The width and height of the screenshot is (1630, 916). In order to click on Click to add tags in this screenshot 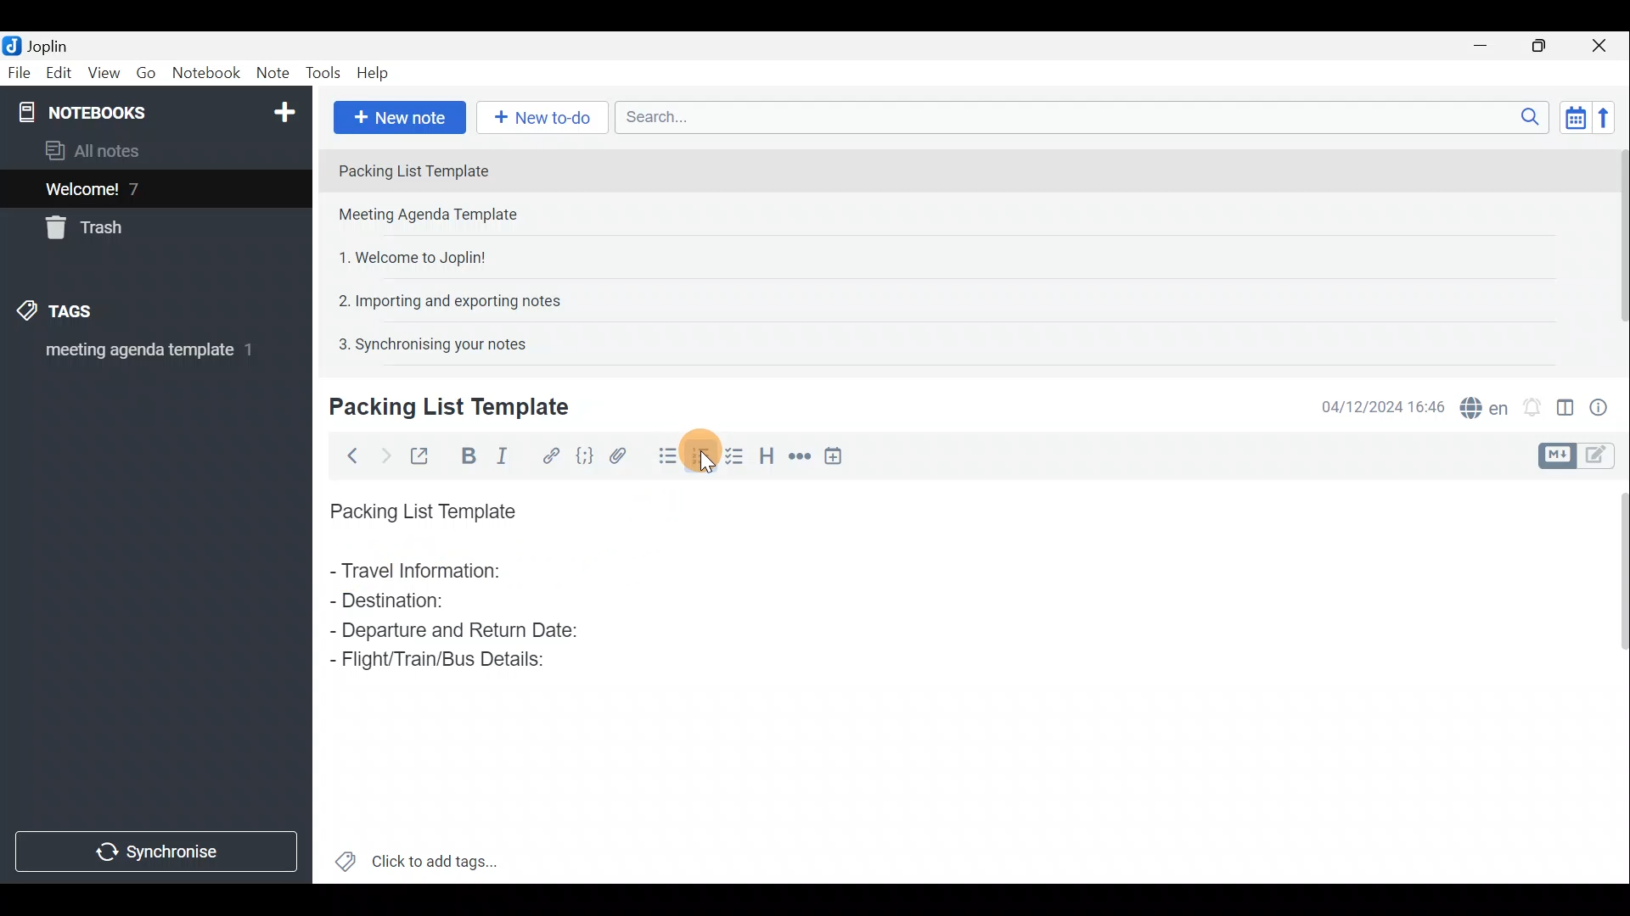, I will do `click(417, 857)`.